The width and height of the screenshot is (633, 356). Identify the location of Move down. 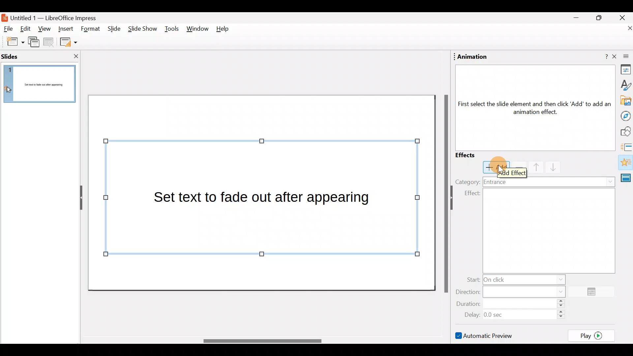
(550, 167).